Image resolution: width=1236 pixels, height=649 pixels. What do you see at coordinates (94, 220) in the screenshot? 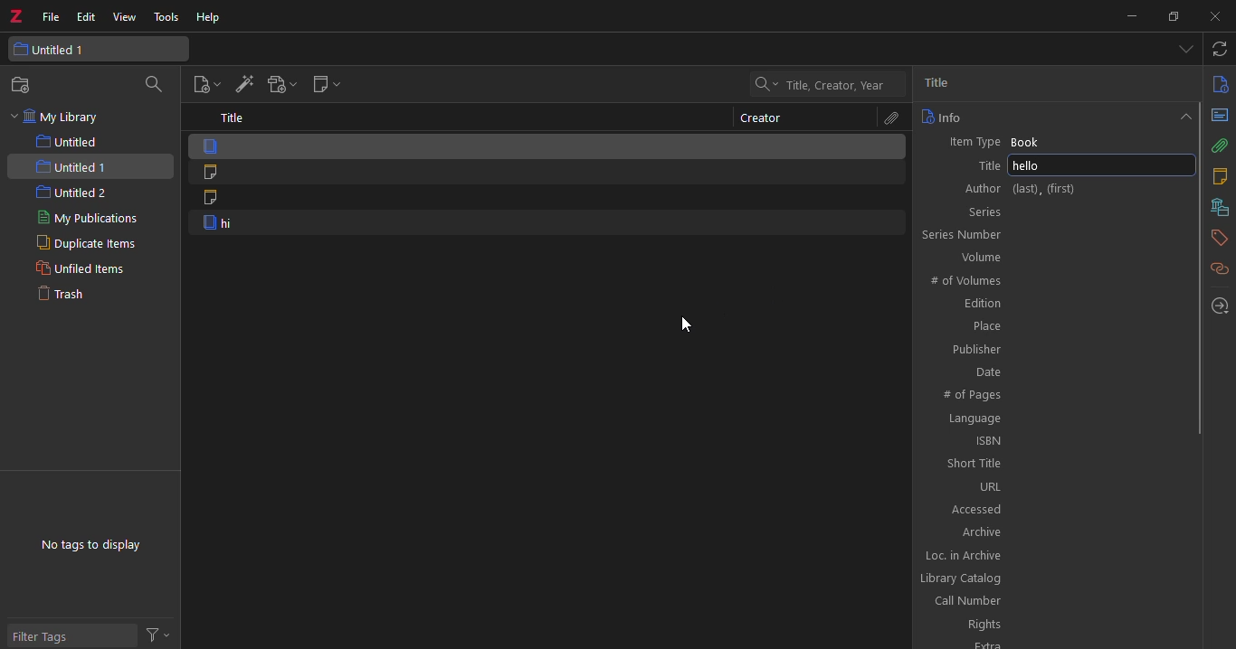
I see `my publications` at bounding box center [94, 220].